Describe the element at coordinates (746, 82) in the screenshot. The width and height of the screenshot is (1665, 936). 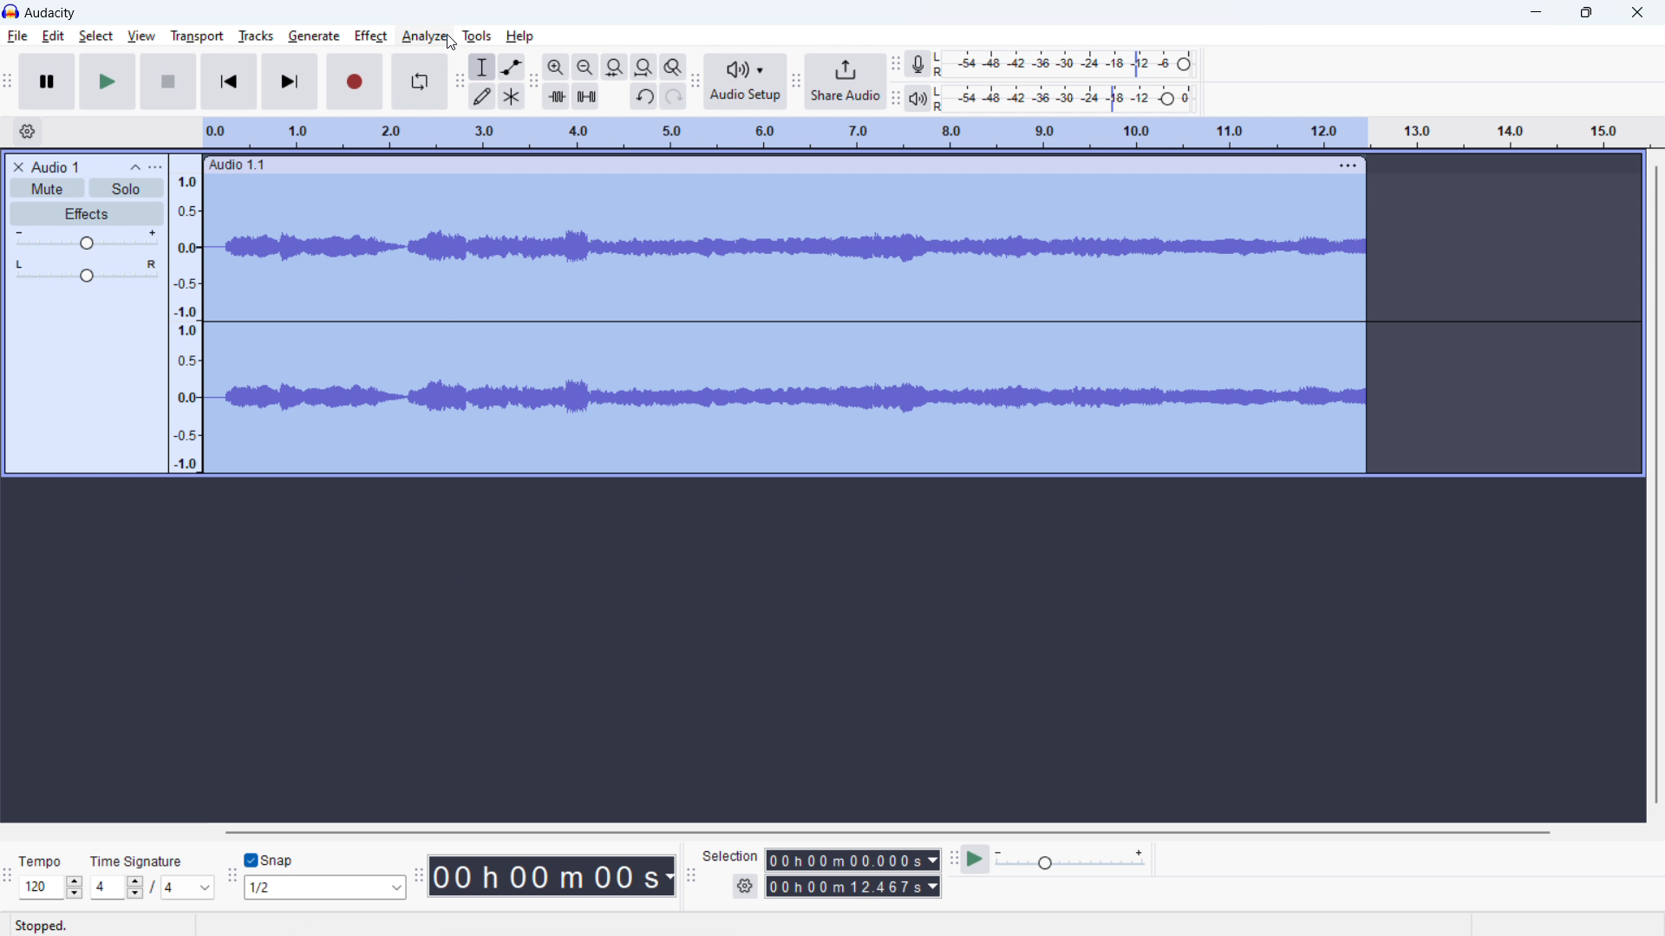
I see `audio setup` at that location.